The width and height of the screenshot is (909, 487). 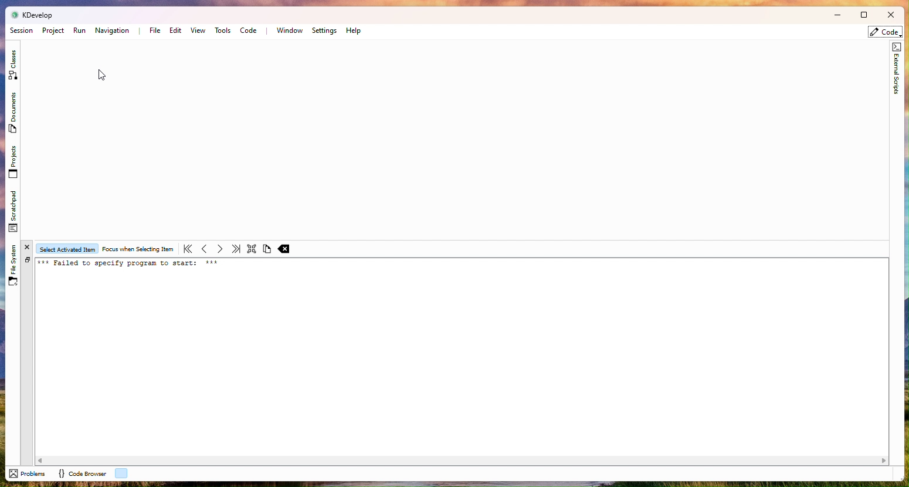 What do you see at coordinates (153, 30) in the screenshot?
I see `File` at bounding box center [153, 30].